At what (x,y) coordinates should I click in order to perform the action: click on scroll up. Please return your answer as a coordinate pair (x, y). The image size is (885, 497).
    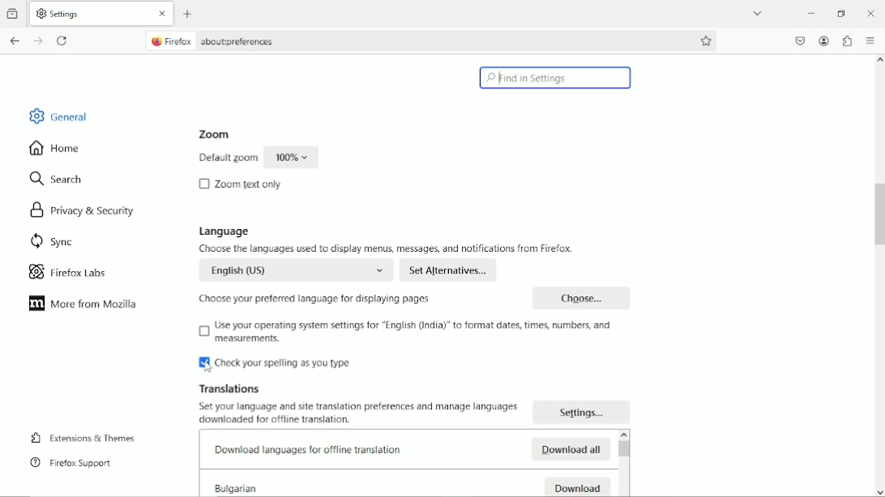
    Looking at the image, I should click on (879, 61).